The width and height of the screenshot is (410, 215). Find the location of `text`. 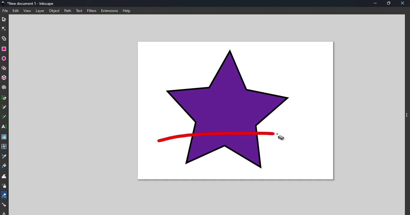

text is located at coordinates (80, 10).